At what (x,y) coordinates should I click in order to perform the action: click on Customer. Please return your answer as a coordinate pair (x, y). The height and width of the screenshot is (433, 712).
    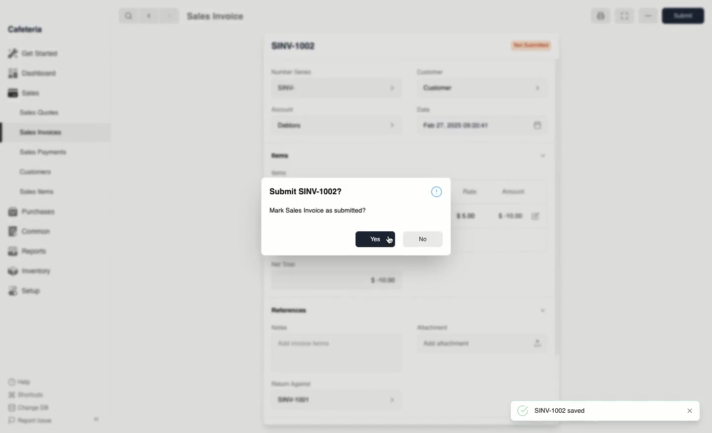
    Looking at the image, I should click on (485, 88).